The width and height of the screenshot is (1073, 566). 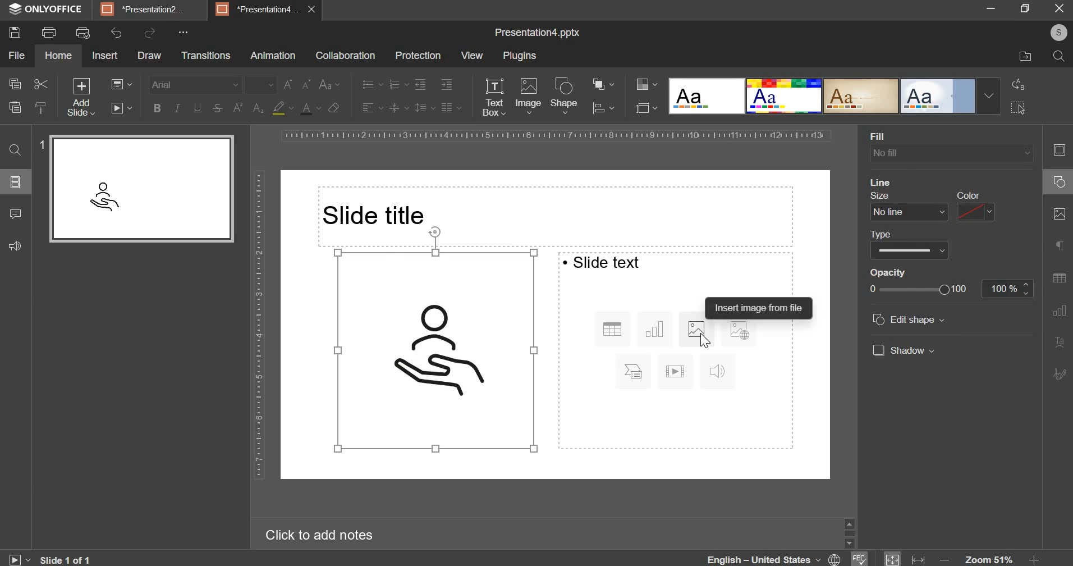 I want to click on opacity, so click(x=888, y=273).